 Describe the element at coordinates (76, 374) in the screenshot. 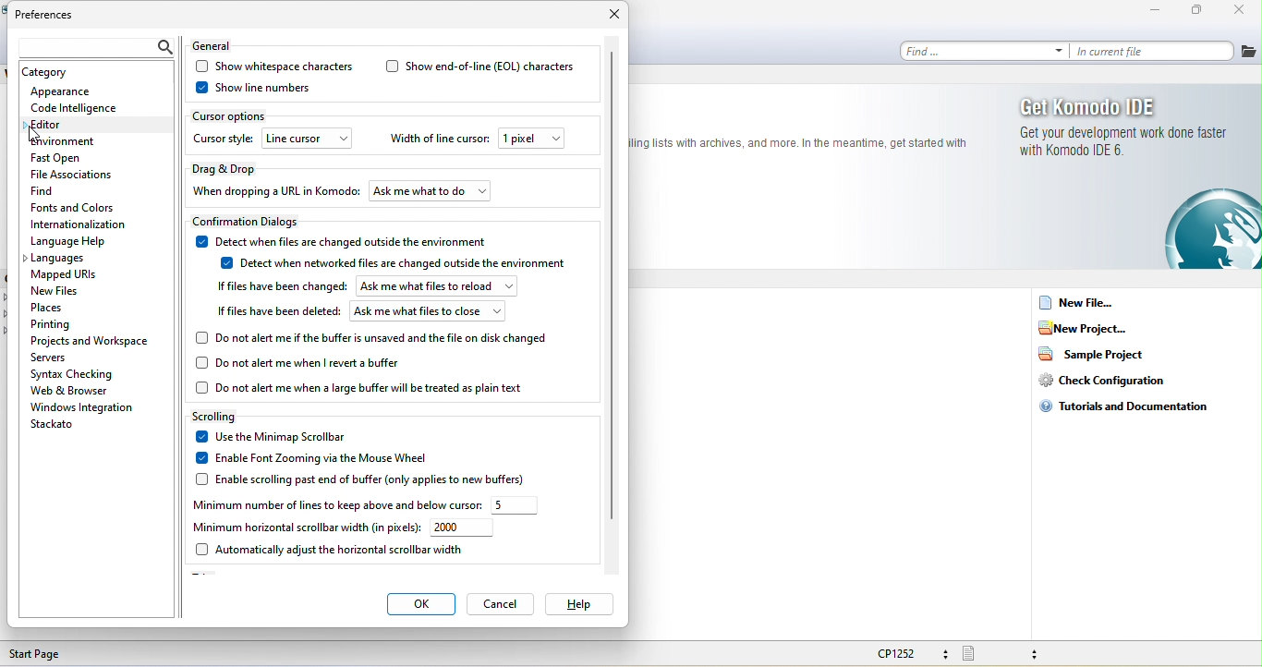

I see `syntax checking` at that location.